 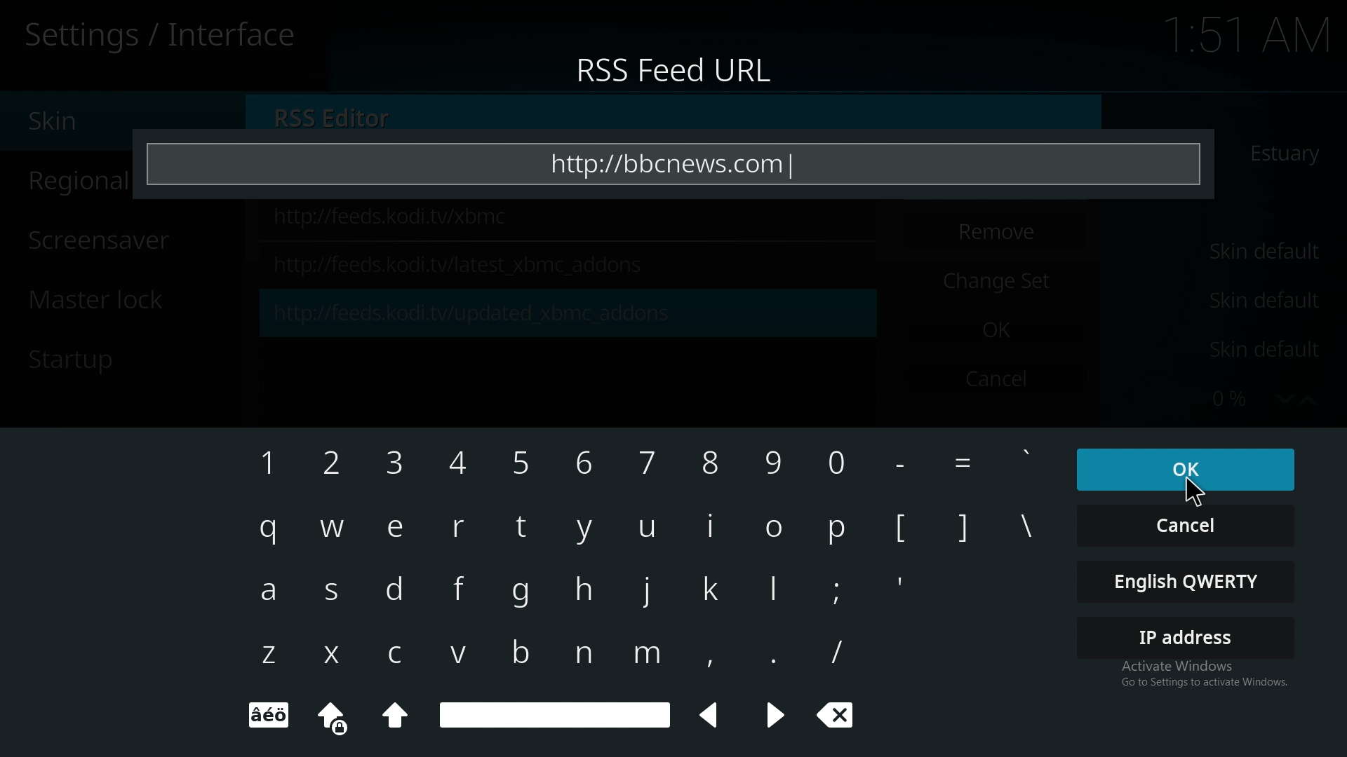 I want to click on keyboard Input, so click(x=773, y=531).